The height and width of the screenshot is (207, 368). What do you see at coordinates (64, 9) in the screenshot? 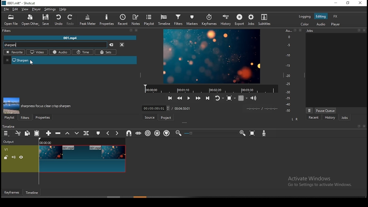
I see `help` at bounding box center [64, 9].